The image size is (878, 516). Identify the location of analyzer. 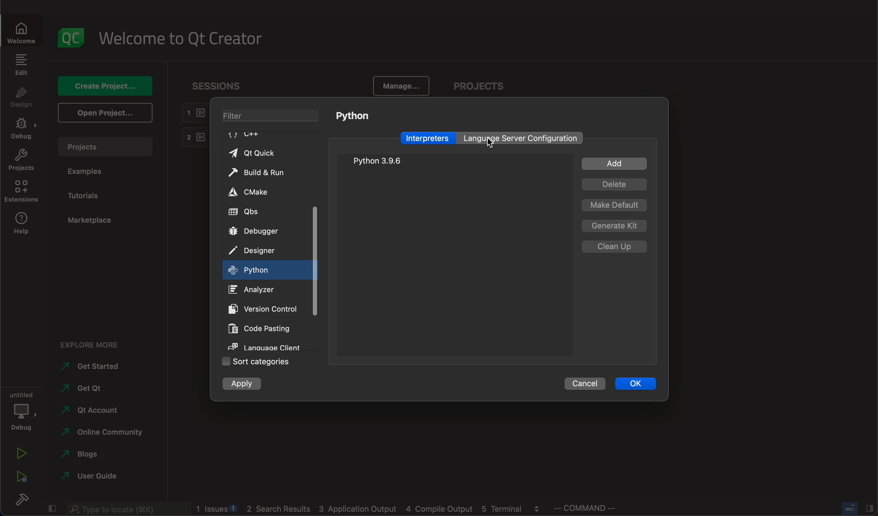
(257, 289).